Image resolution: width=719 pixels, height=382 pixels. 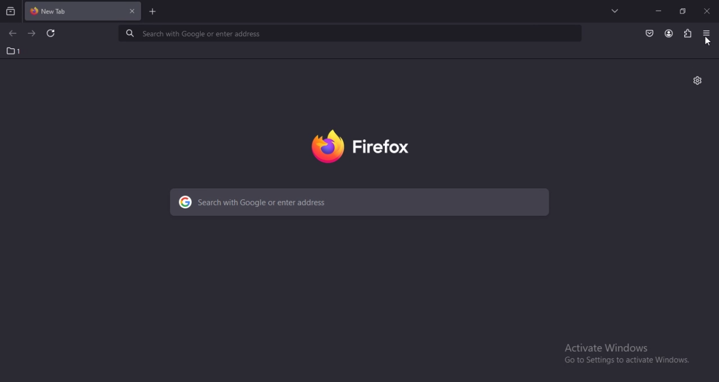 What do you see at coordinates (31, 33) in the screenshot?
I see `go forward one page` at bounding box center [31, 33].